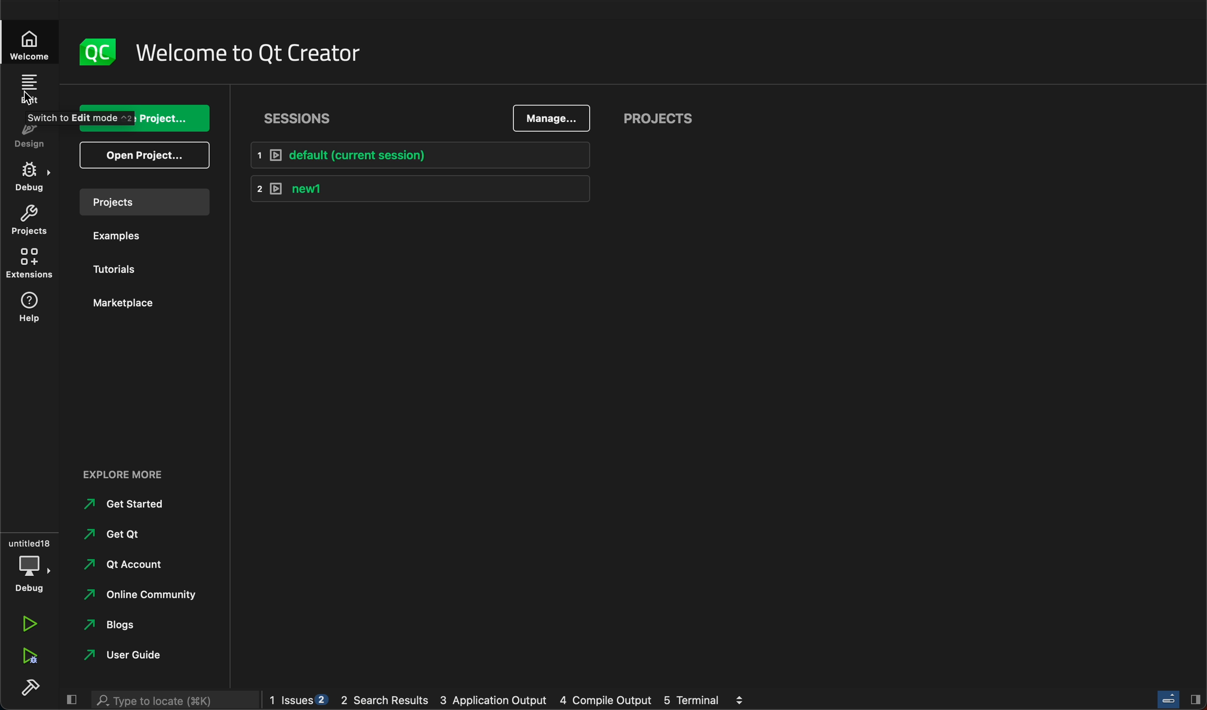 The height and width of the screenshot is (710, 1207). Describe the element at coordinates (145, 155) in the screenshot. I see `open` at that location.